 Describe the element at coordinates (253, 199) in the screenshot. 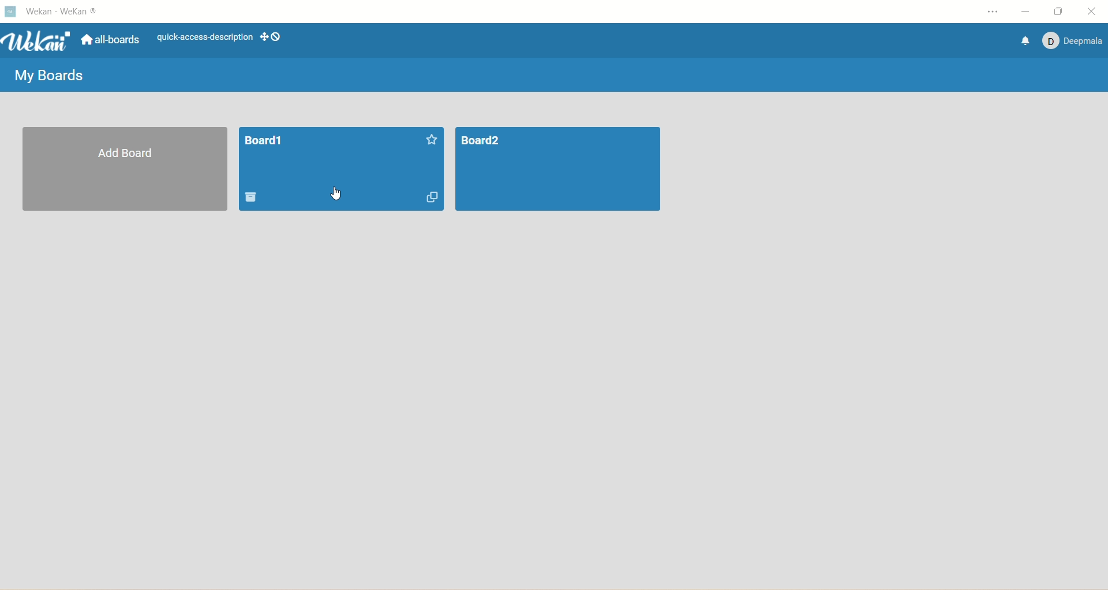

I see `delete` at that location.